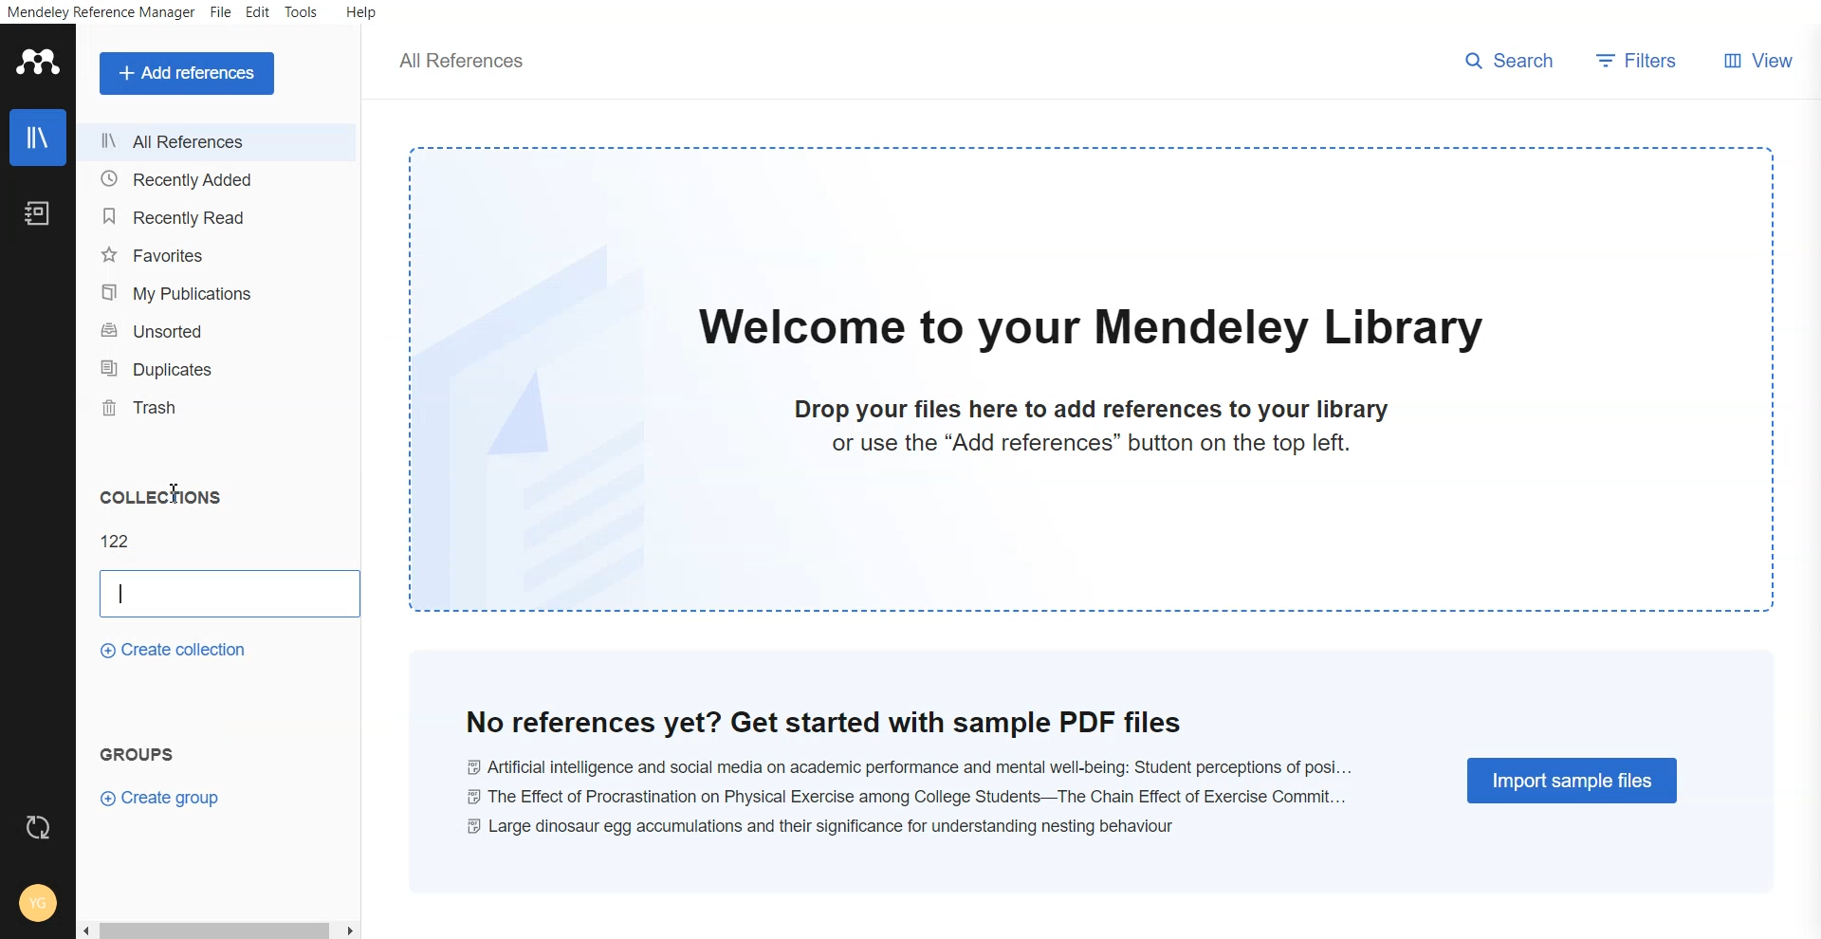  I want to click on Collections, so click(161, 497).